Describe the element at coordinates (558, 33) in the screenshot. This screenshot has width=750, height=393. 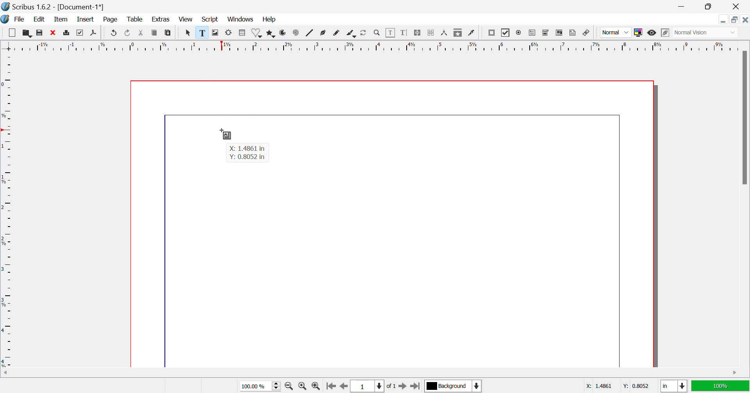
I see `Pdf List box` at that location.